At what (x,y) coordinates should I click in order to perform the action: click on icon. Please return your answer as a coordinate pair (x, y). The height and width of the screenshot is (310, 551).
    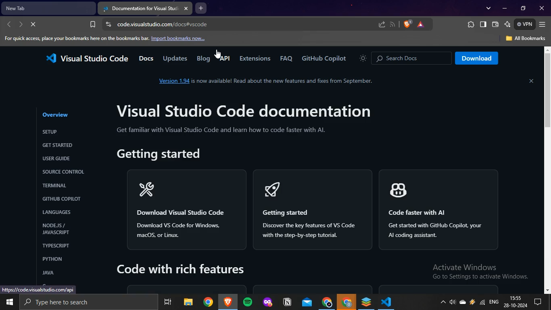
    Looking at the image, I should click on (364, 58).